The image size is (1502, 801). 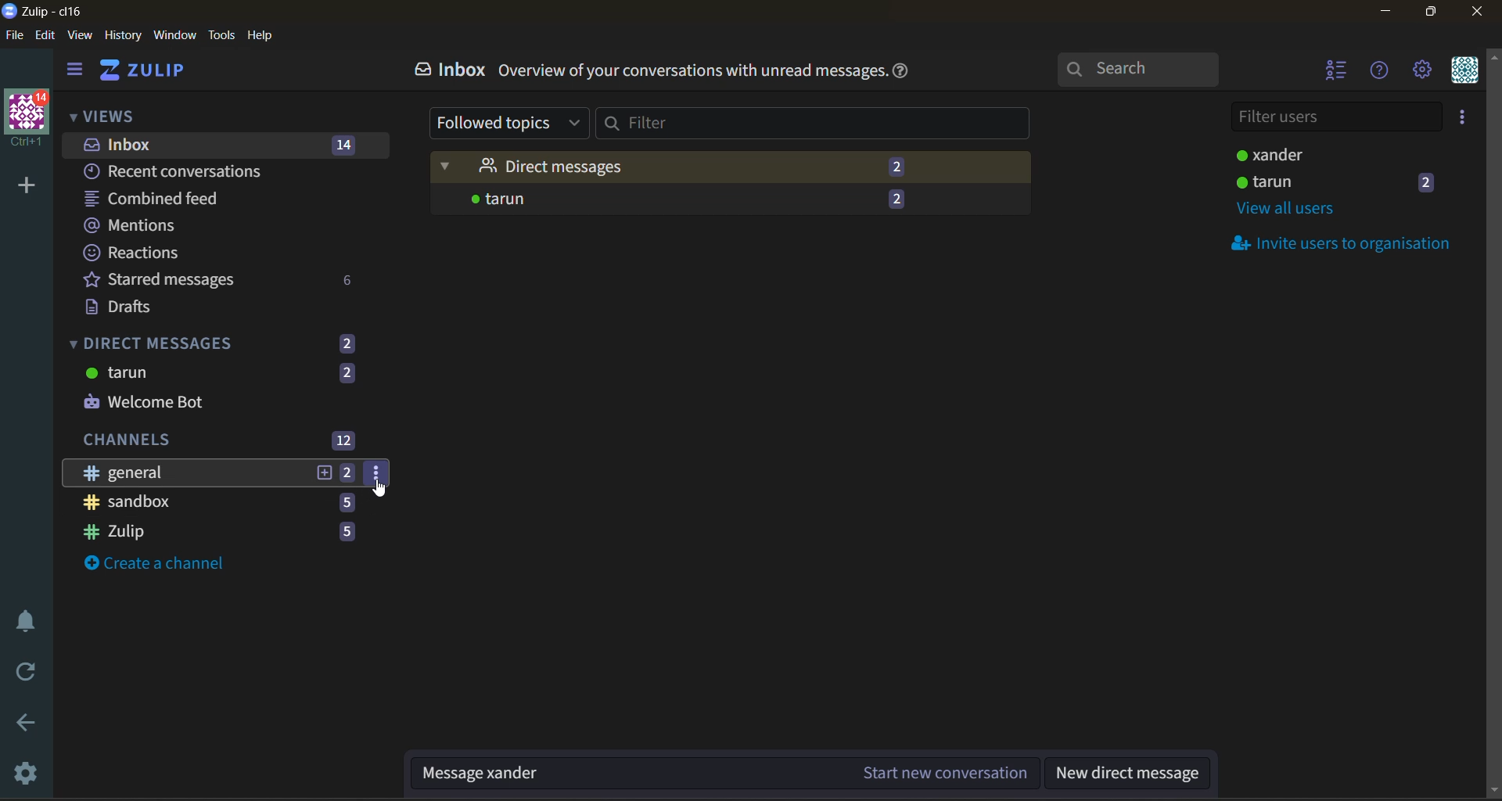 What do you see at coordinates (1493, 422) in the screenshot?
I see `Scroll bar` at bounding box center [1493, 422].